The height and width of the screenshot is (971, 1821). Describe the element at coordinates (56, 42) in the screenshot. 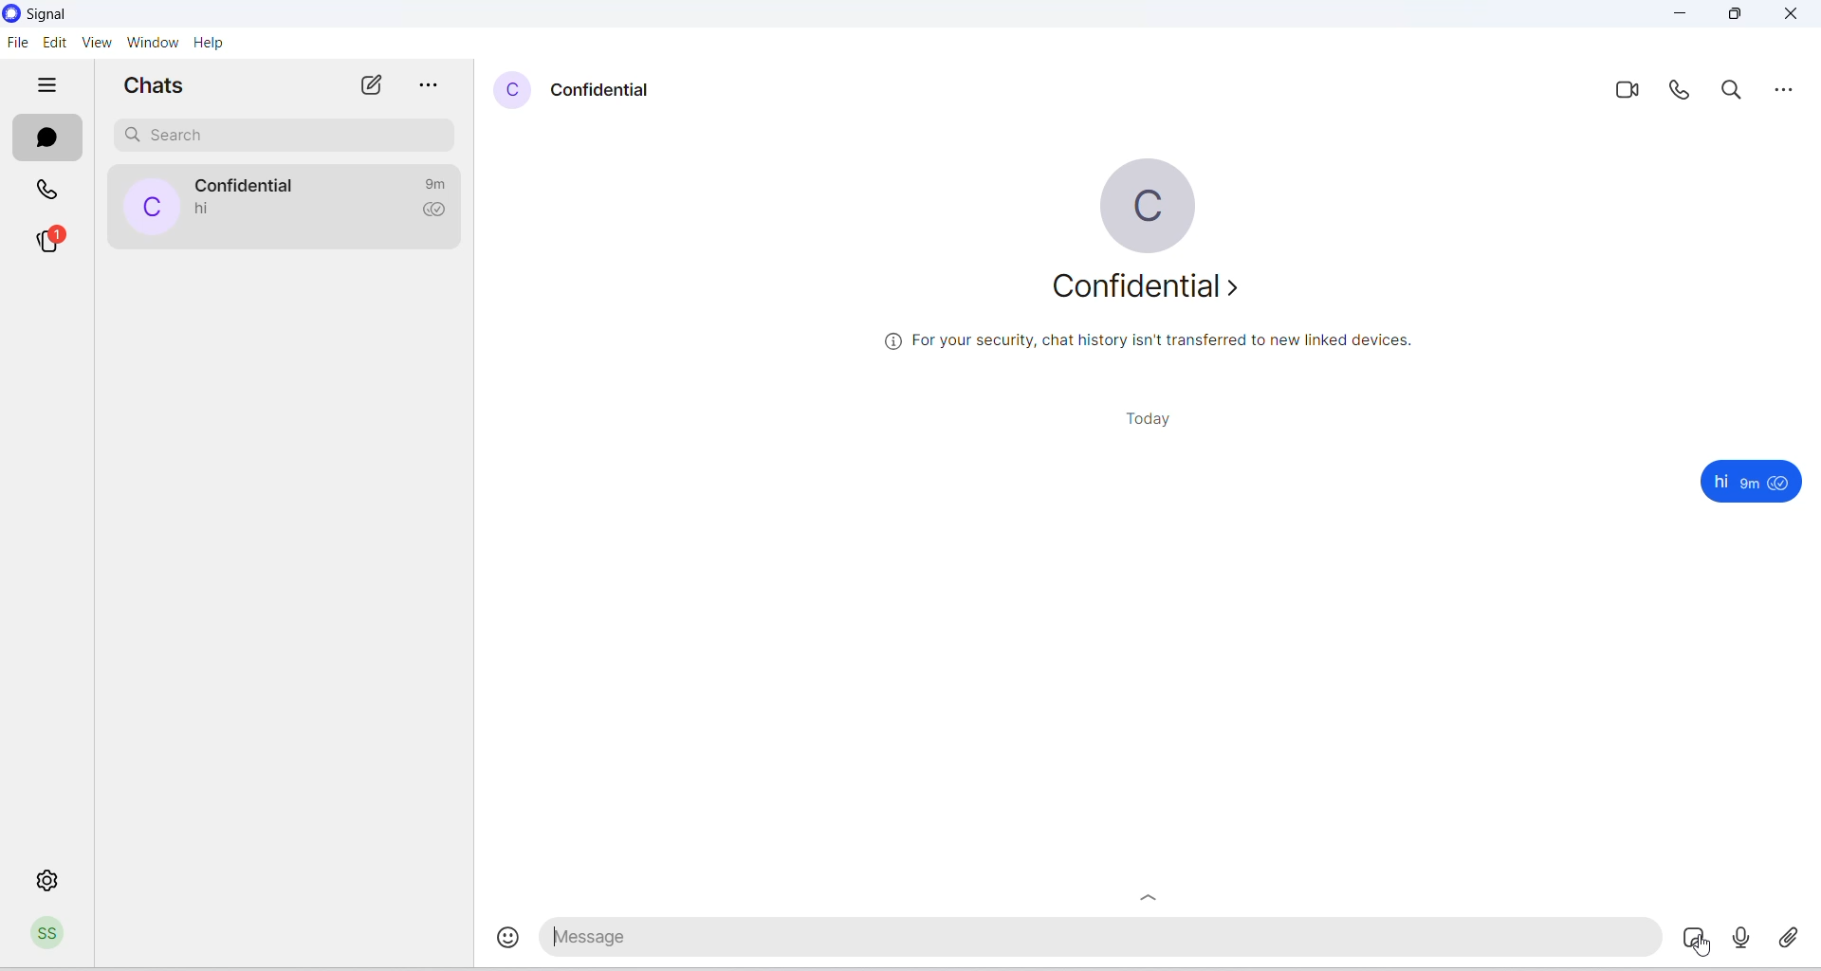

I see `edit` at that location.